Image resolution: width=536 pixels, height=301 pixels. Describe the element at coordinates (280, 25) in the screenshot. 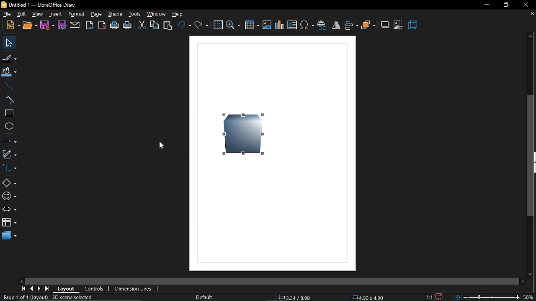

I see `insert chart` at that location.